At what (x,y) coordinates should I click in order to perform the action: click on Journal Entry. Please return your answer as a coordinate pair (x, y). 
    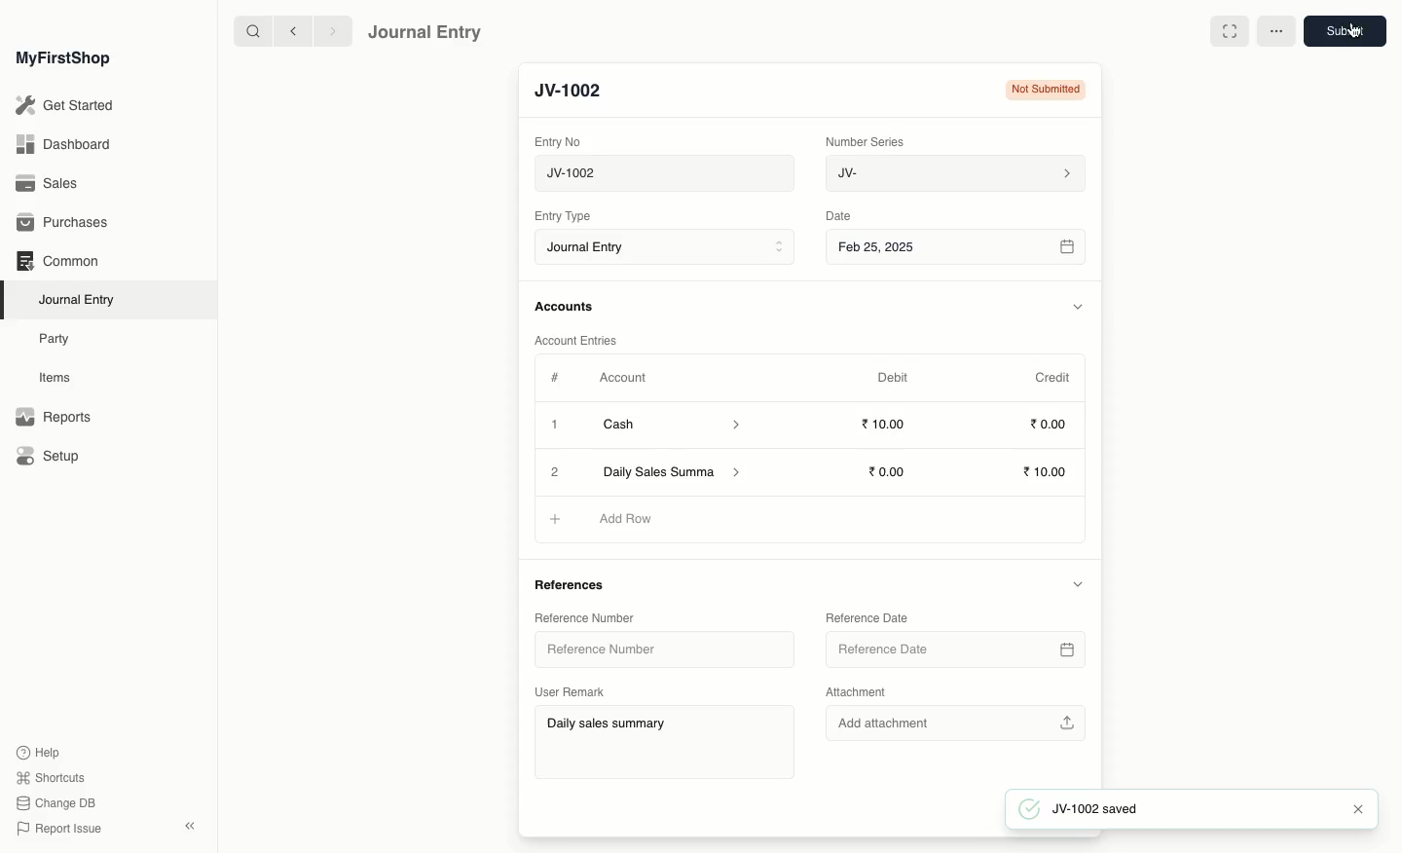
    Looking at the image, I should click on (82, 299).